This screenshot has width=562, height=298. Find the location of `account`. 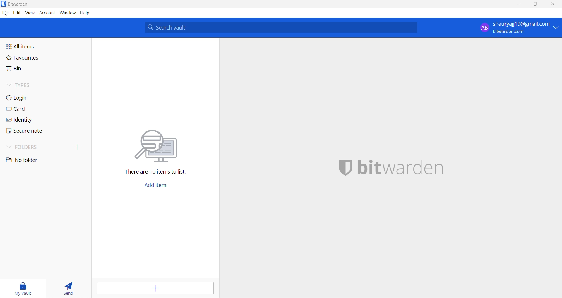

account is located at coordinates (47, 14).